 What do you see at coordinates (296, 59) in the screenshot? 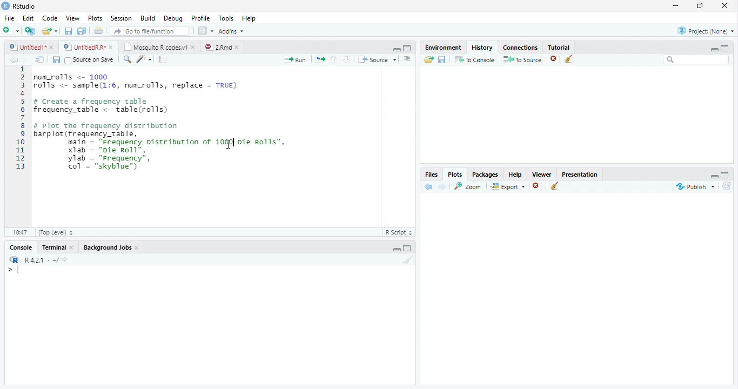
I see `Run` at bounding box center [296, 59].